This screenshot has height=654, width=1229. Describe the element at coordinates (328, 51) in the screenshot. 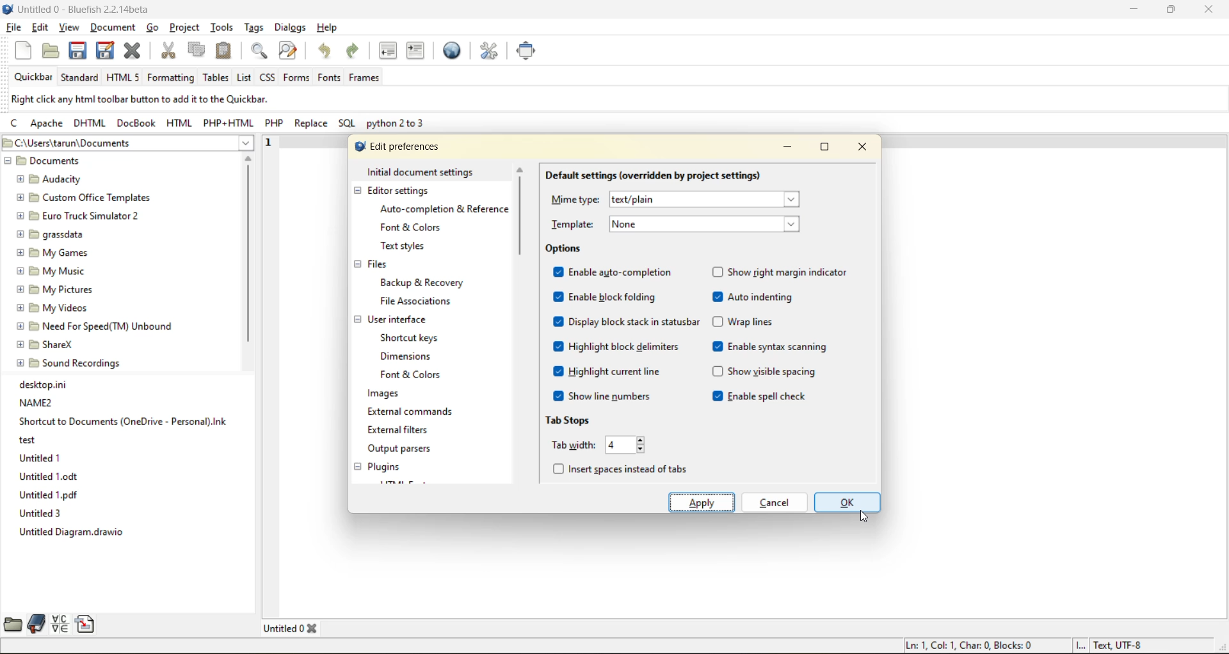

I see `undo` at that location.